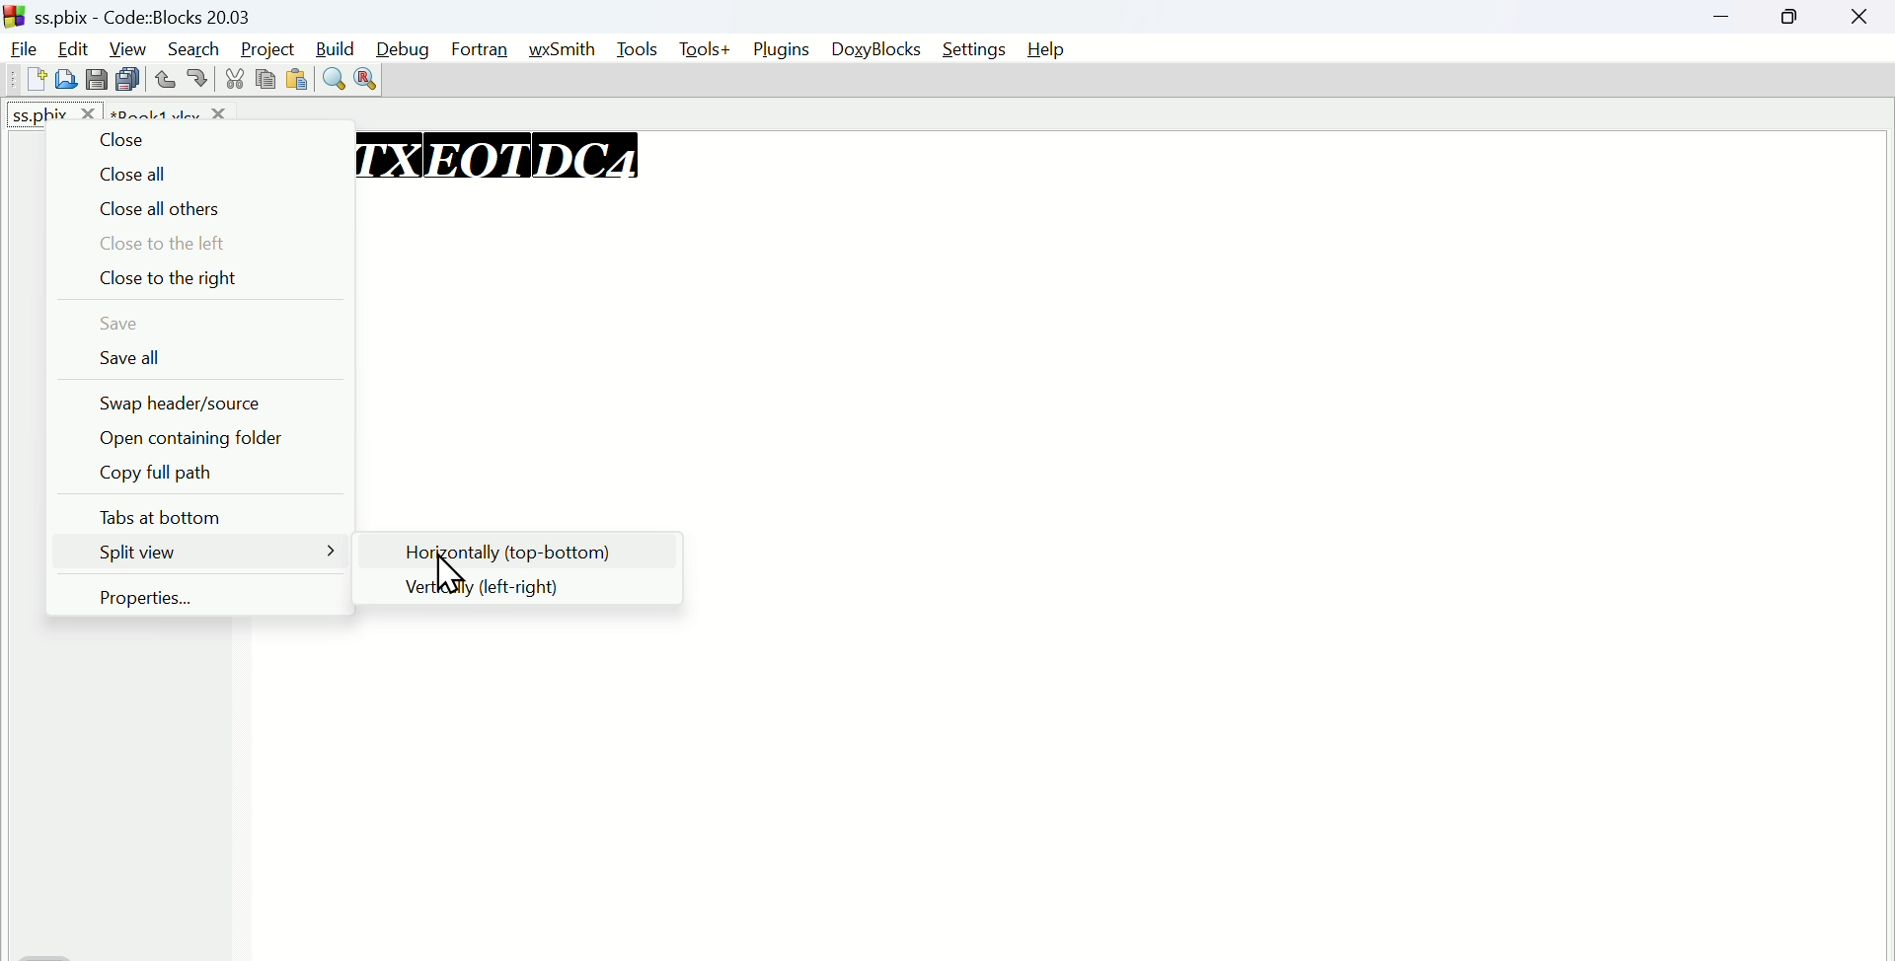 This screenshot has width=1895, height=961. Describe the element at coordinates (195, 280) in the screenshot. I see `Close to the right` at that location.